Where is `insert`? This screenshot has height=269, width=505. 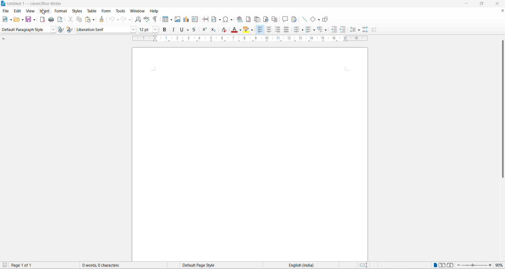
insert is located at coordinates (45, 11).